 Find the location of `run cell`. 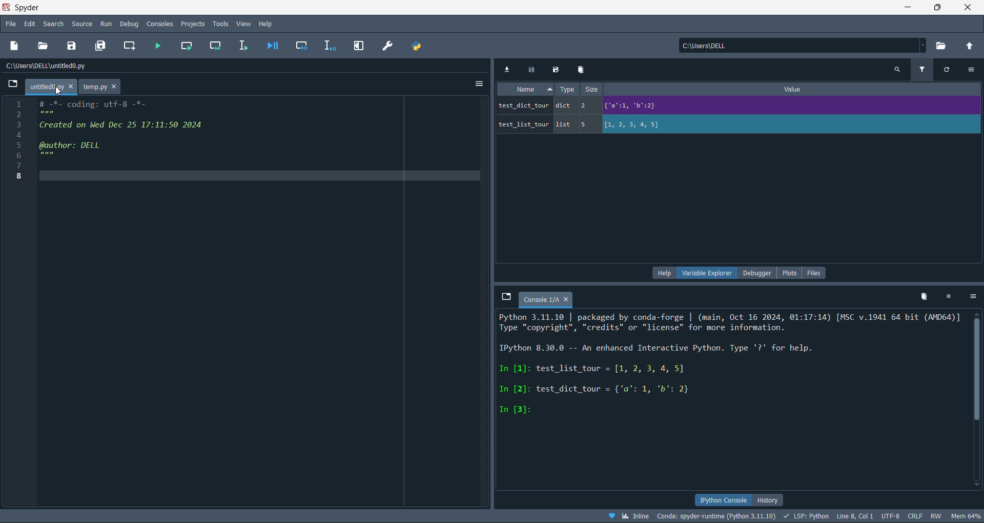

run cell is located at coordinates (186, 45).